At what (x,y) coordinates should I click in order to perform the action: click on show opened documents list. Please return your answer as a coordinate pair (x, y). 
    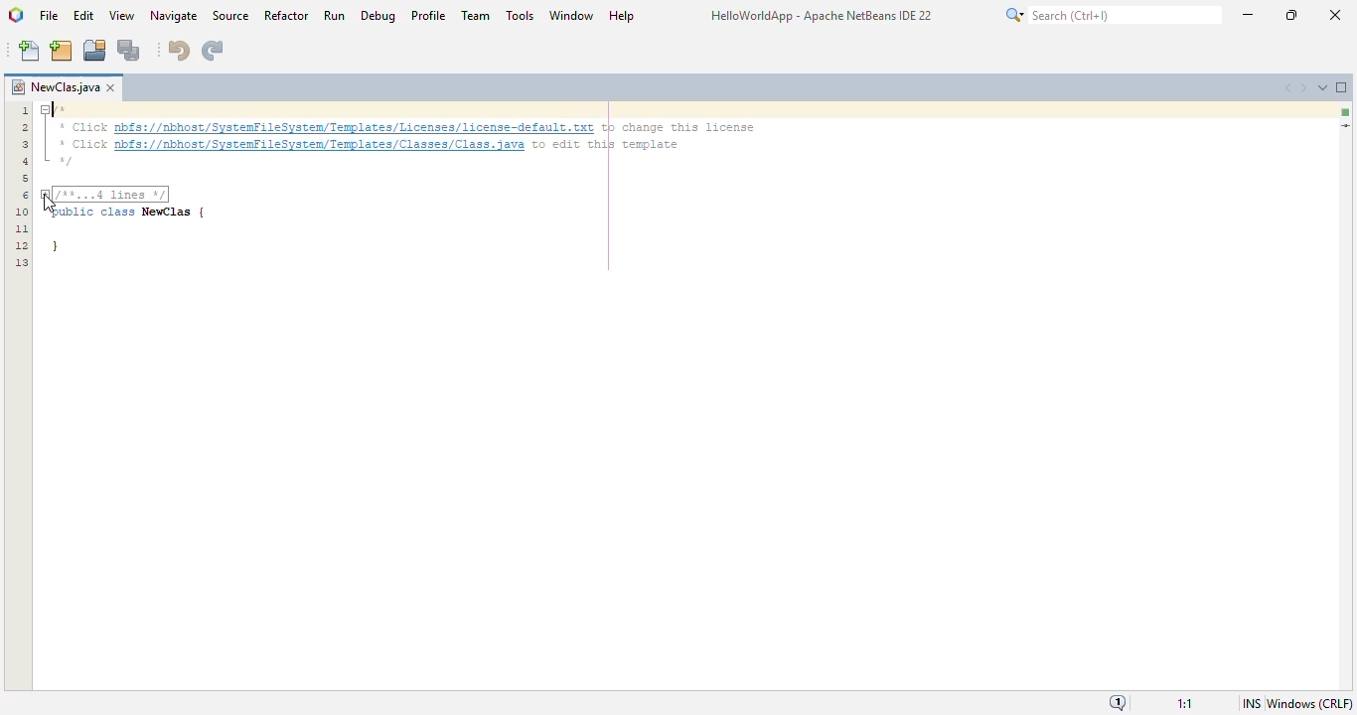
    Looking at the image, I should click on (1321, 86).